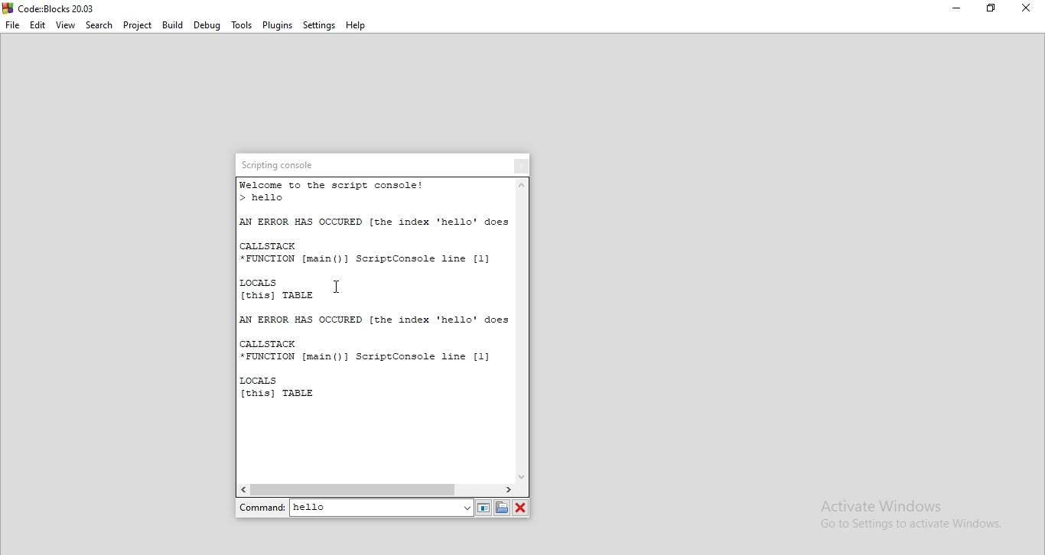 The image size is (1045, 555). I want to click on minimize, so click(955, 10).